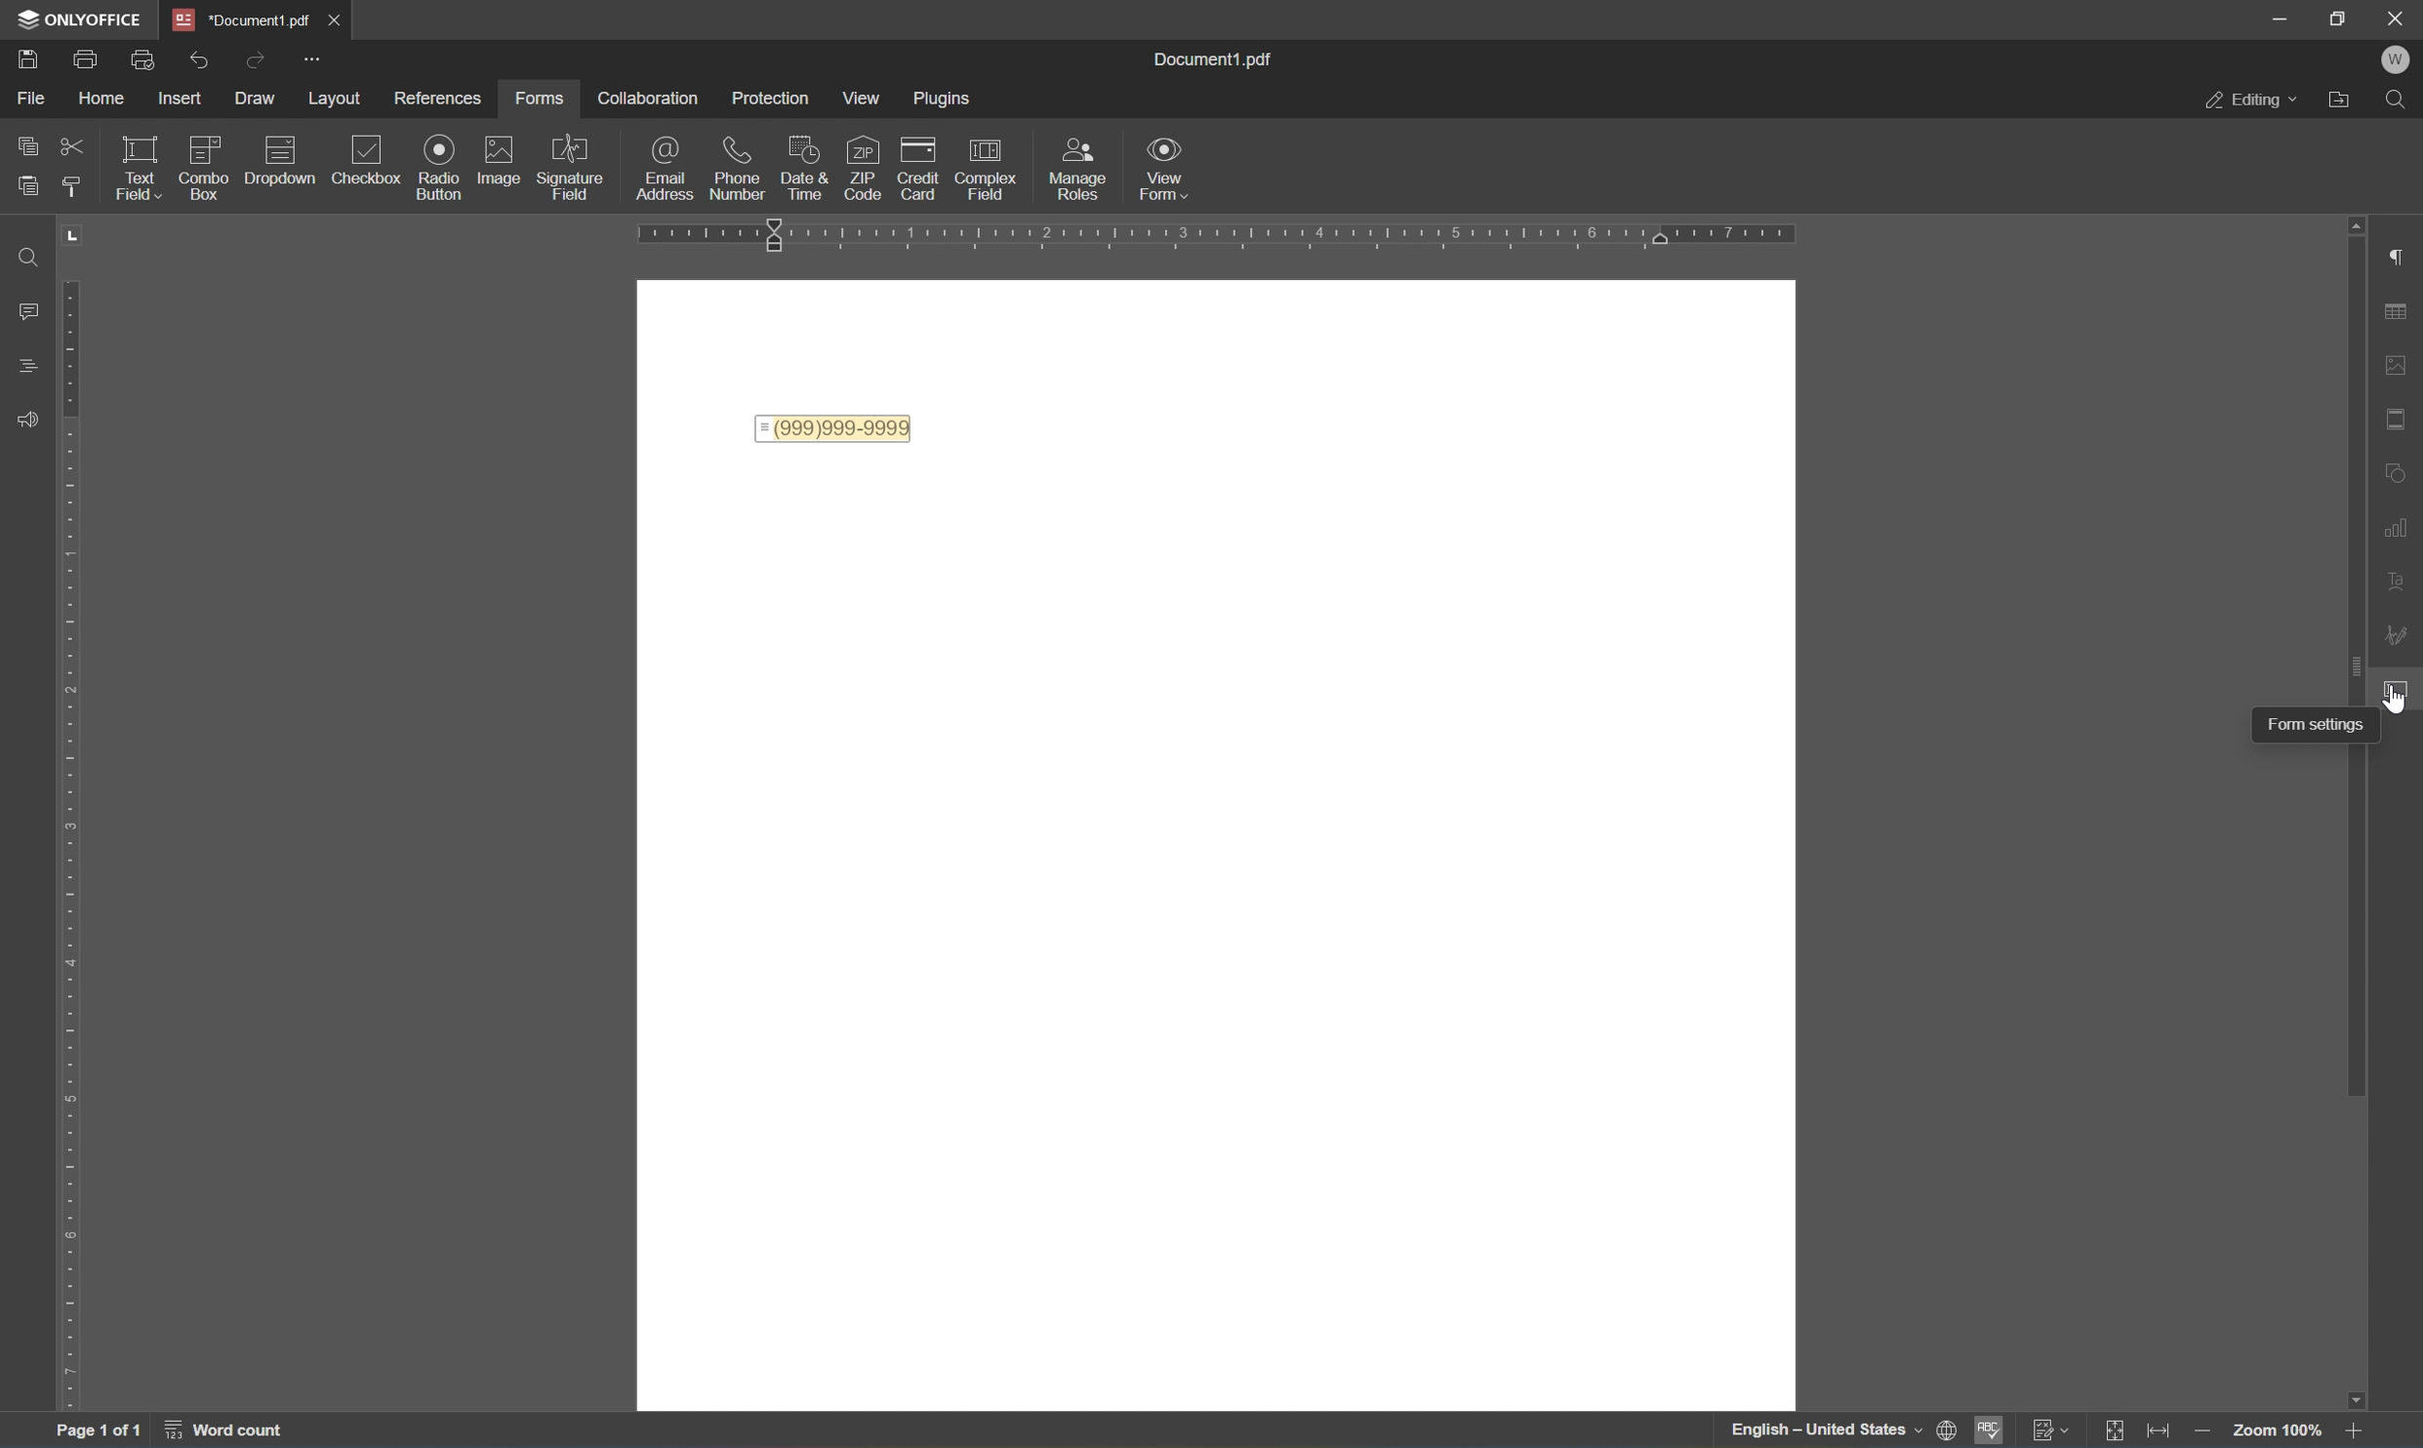 This screenshot has height=1448, width=2423. What do you see at coordinates (573, 167) in the screenshot?
I see `signature field` at bounding box center [573, 167].